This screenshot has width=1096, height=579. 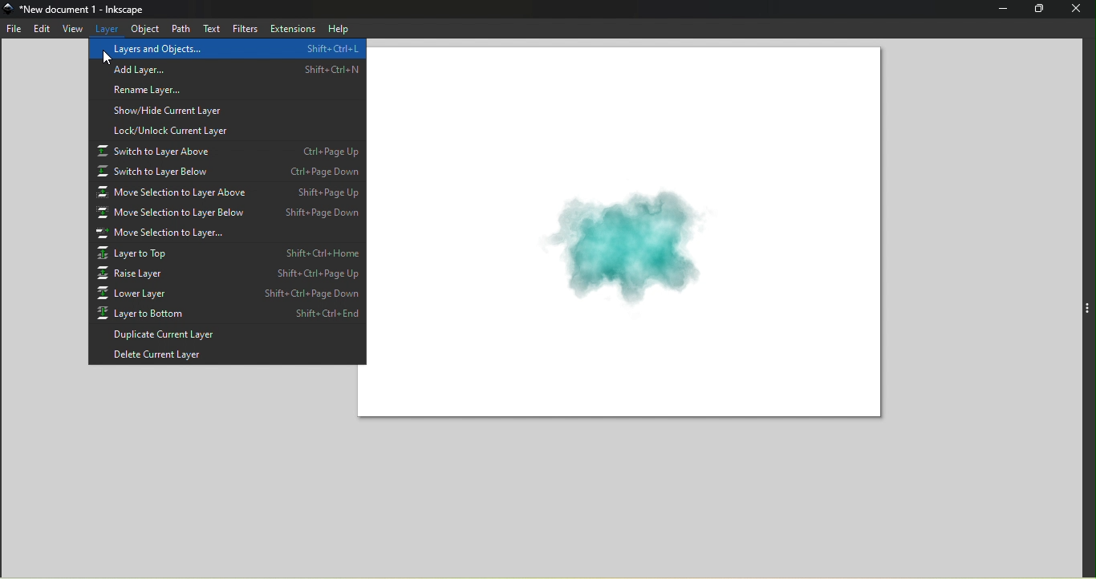 I want to click on Show/Hide Current Layer, so click(x=228, y=109).